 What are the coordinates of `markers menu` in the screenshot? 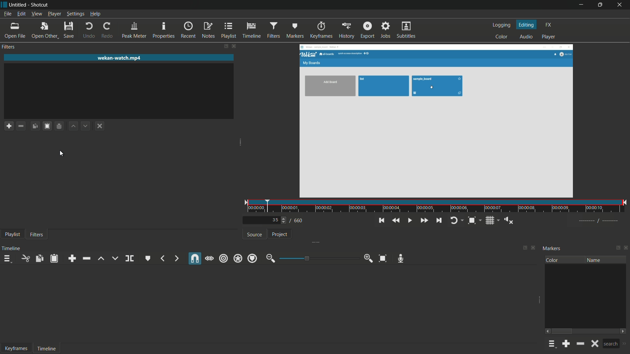 It's located at (551, 344).